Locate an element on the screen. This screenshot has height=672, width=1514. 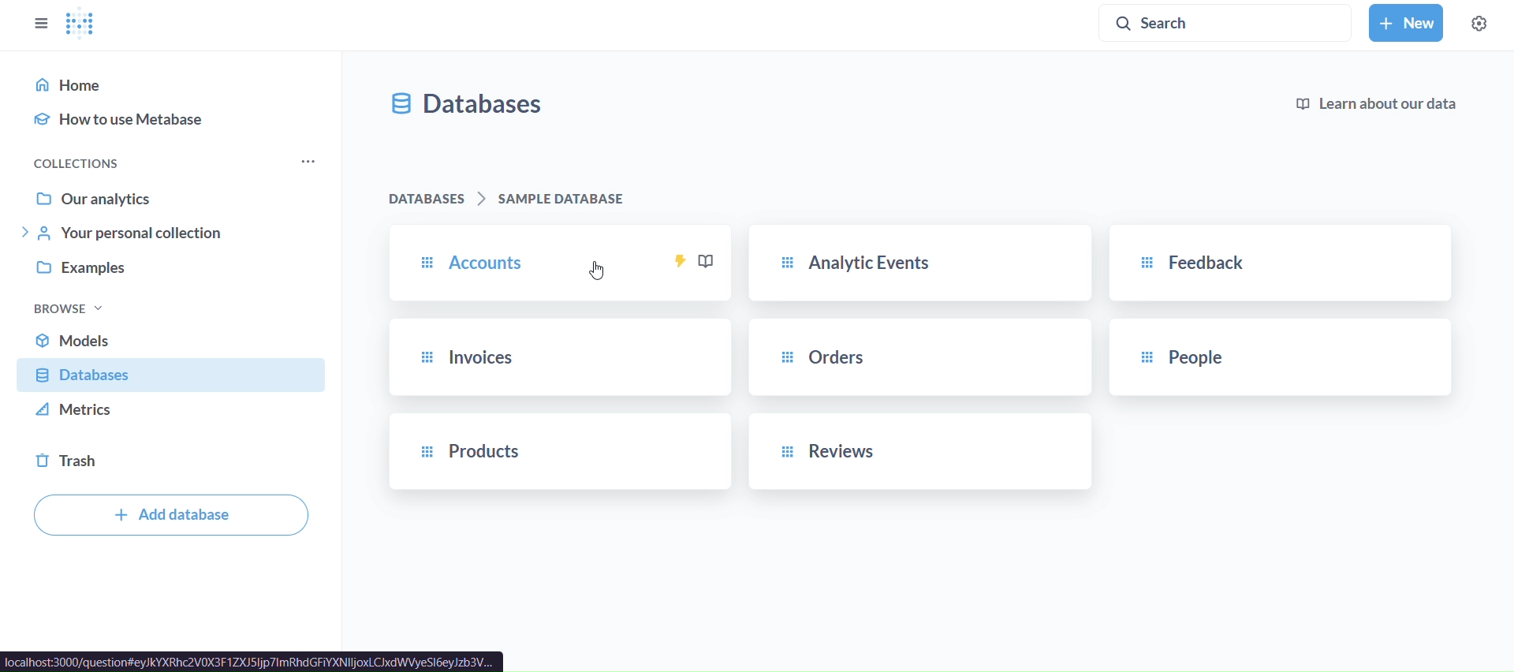
more is located at coordinates (308, 162).